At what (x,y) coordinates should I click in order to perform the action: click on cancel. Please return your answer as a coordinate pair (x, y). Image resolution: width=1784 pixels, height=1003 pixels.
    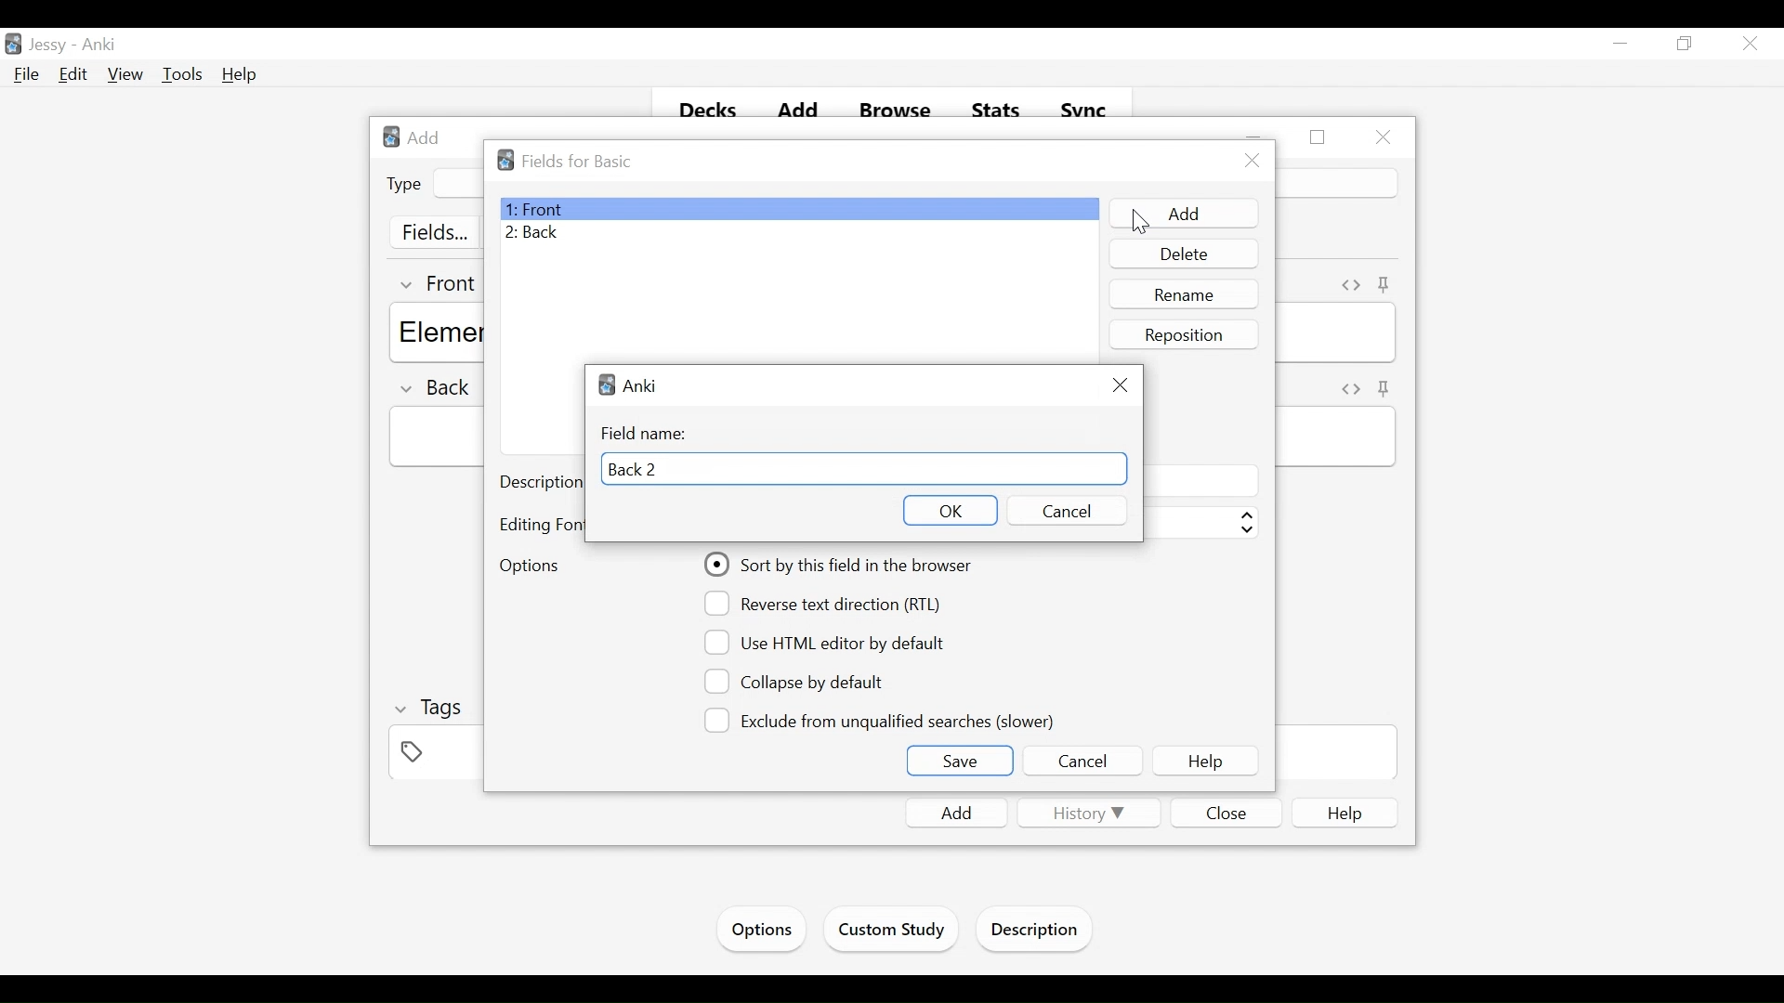
    Looking at the image, I should click on (1072, 511).